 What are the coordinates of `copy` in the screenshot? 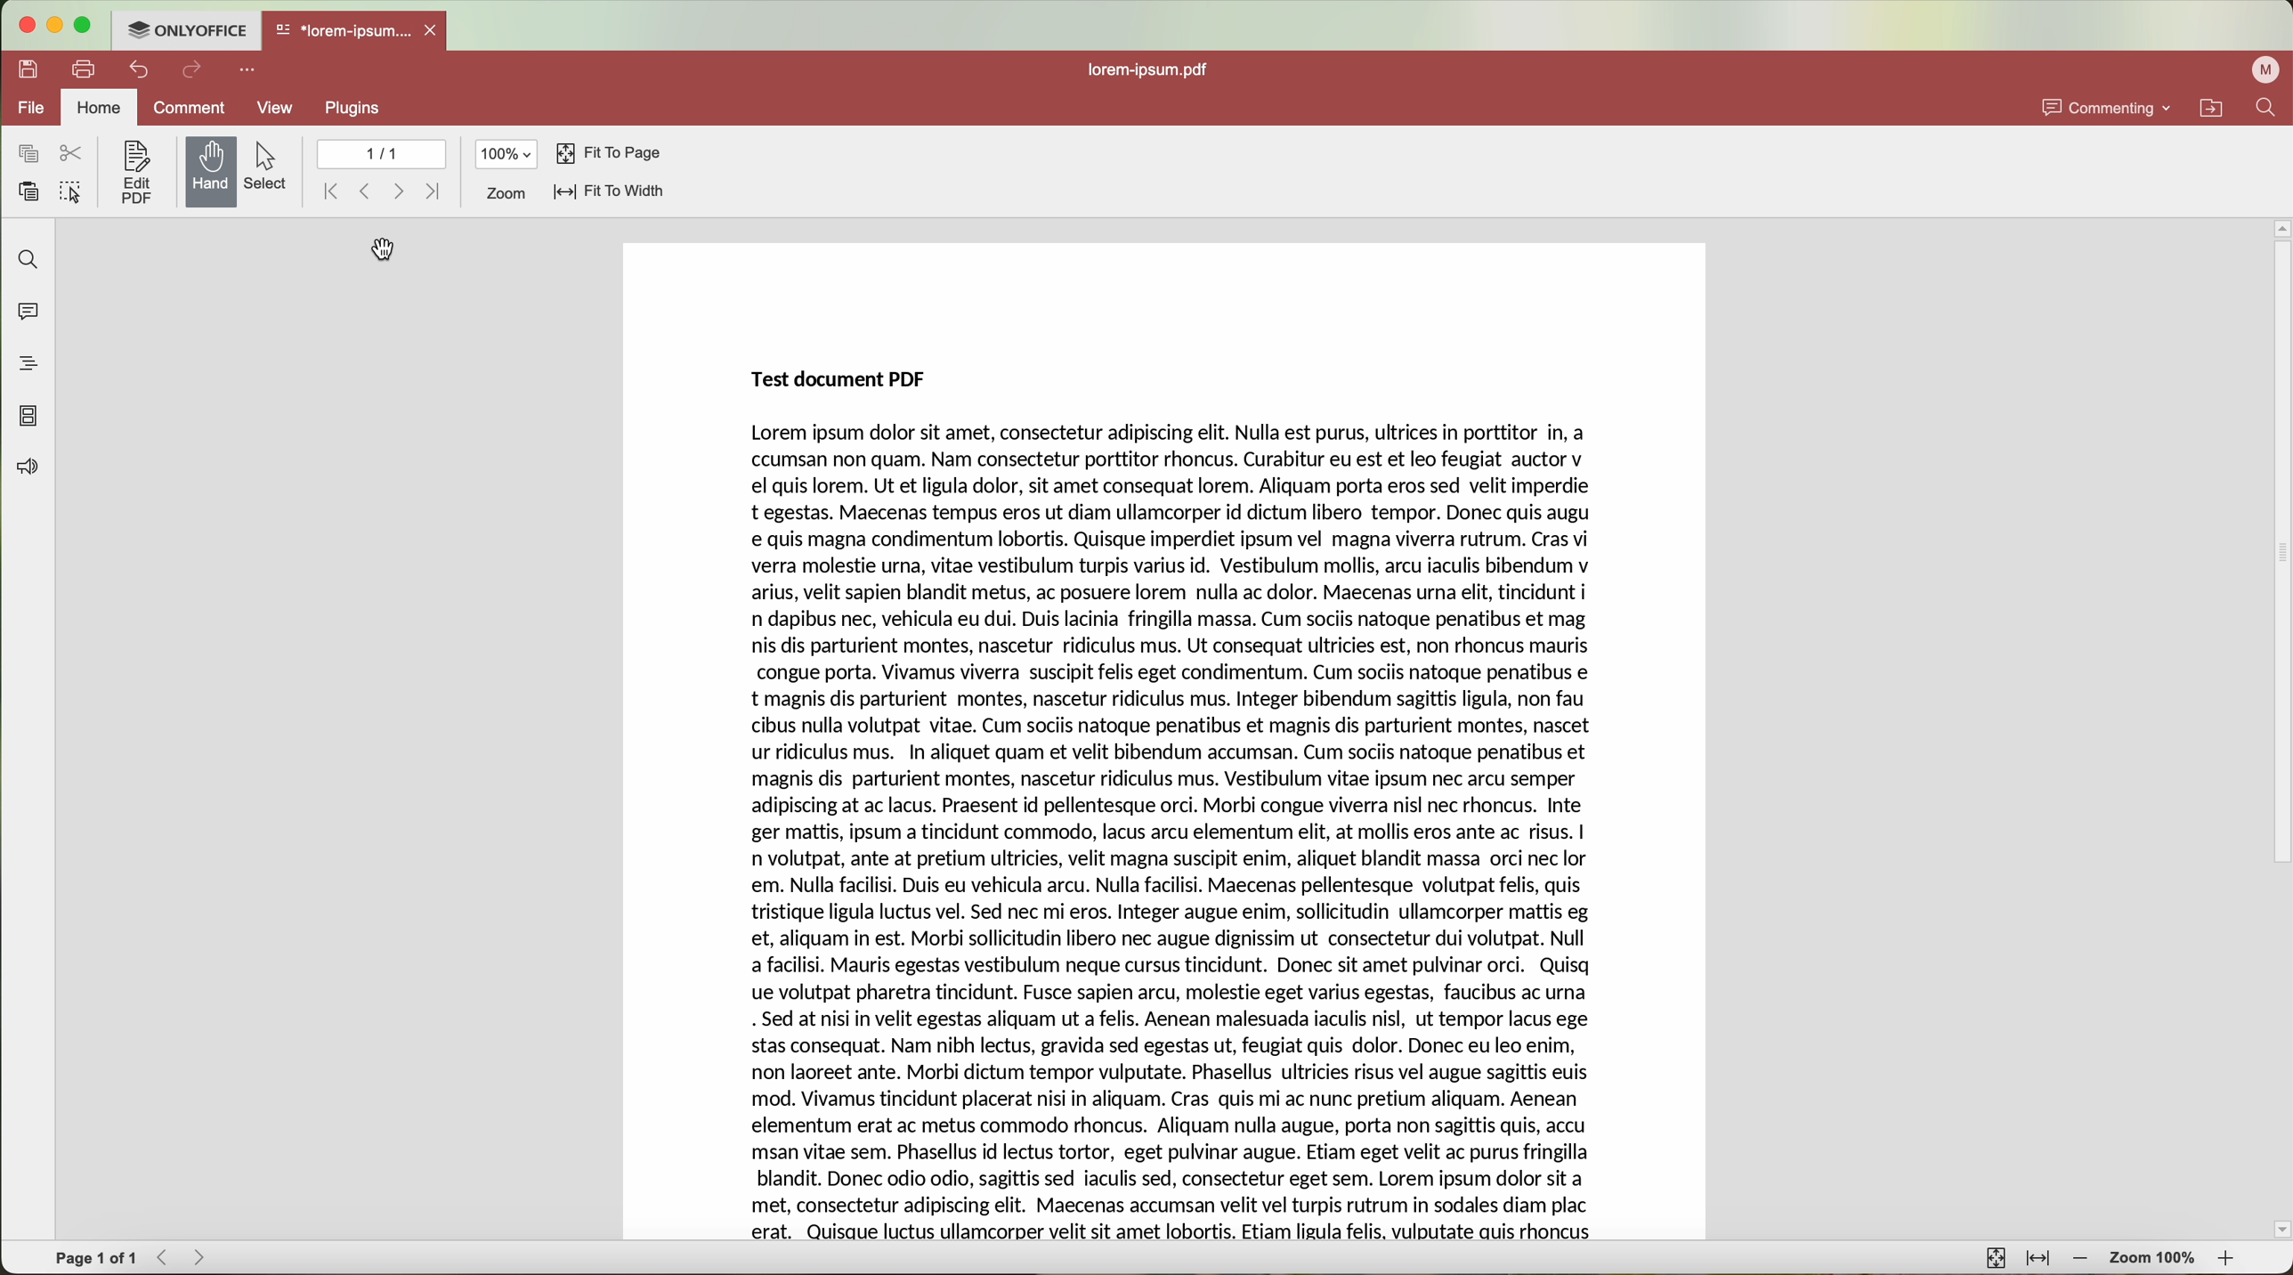 It's located at (24, 153).